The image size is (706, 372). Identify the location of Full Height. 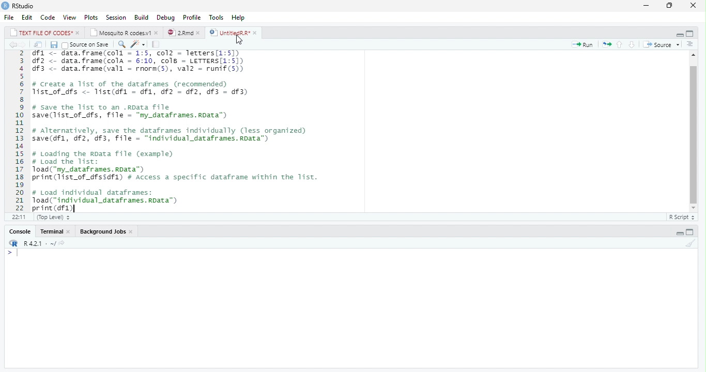
(691, 232).